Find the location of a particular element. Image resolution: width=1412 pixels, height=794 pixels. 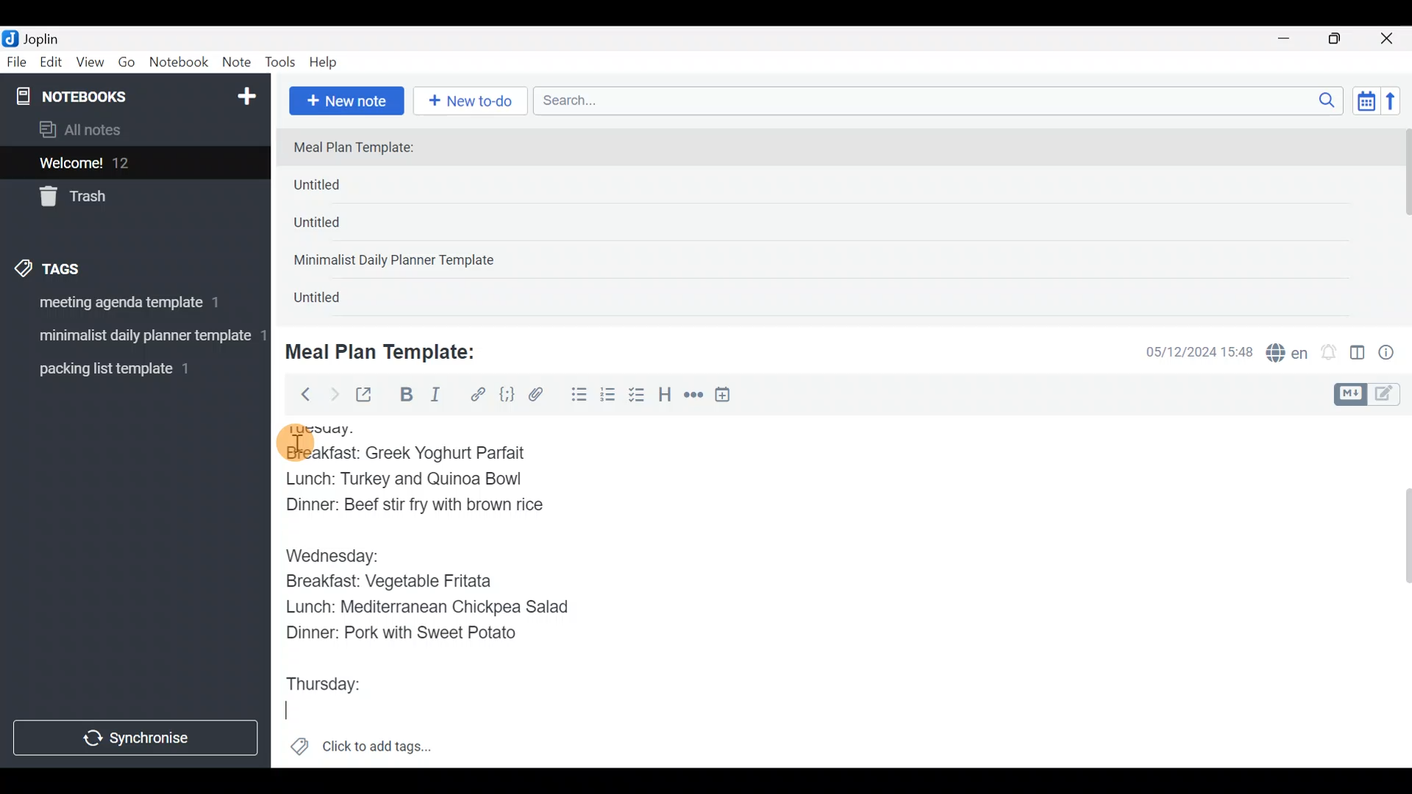

Attach file is located at coordinates (541, 396).